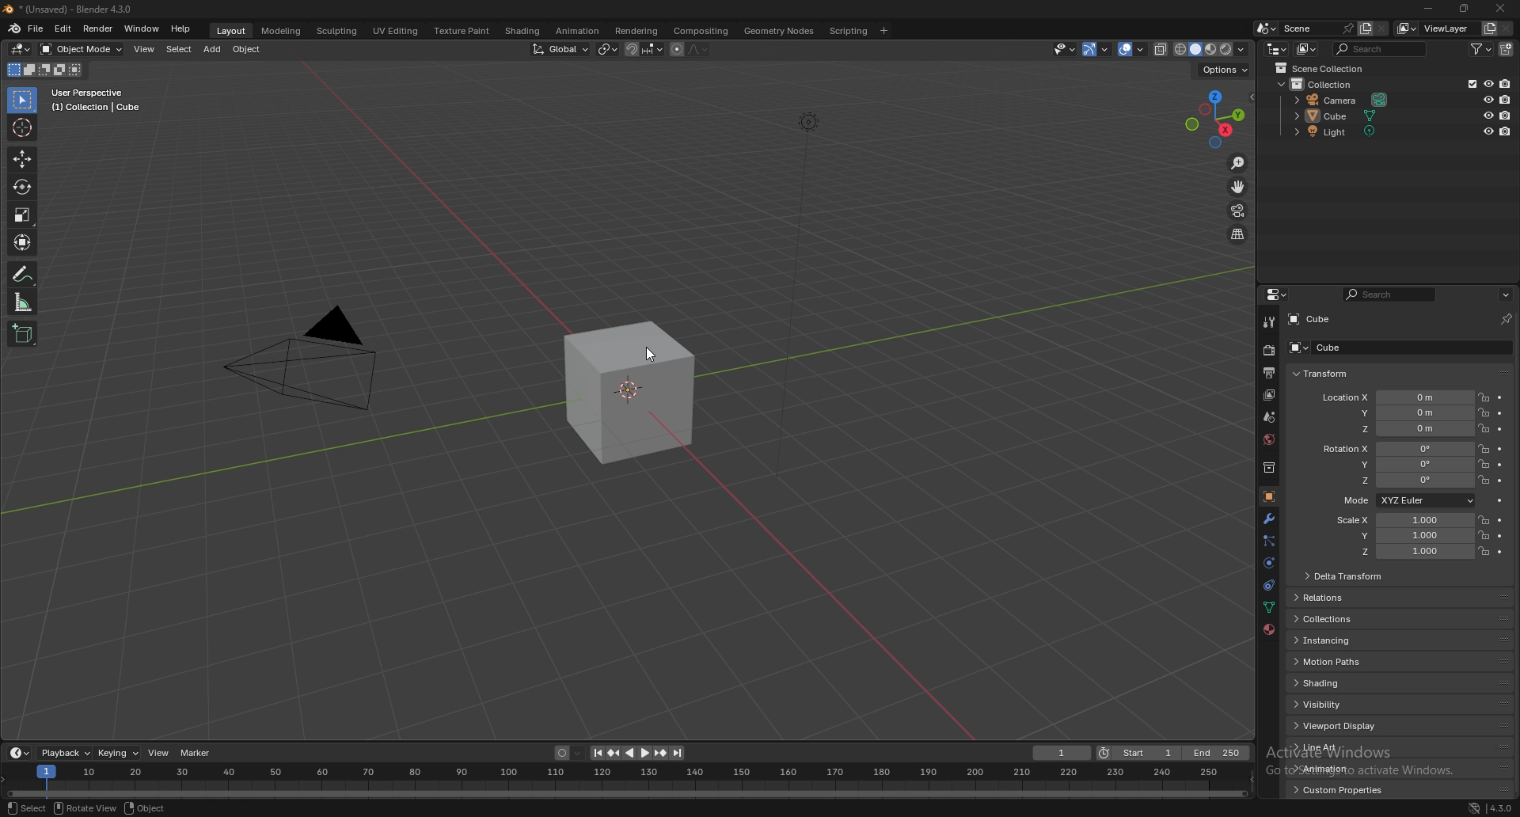 This screenshot has width=1520, height=817. What do you see at coordinates (1266, 28) in the screenshot?
I see `browse scene` at bounding box center [1266, 28].